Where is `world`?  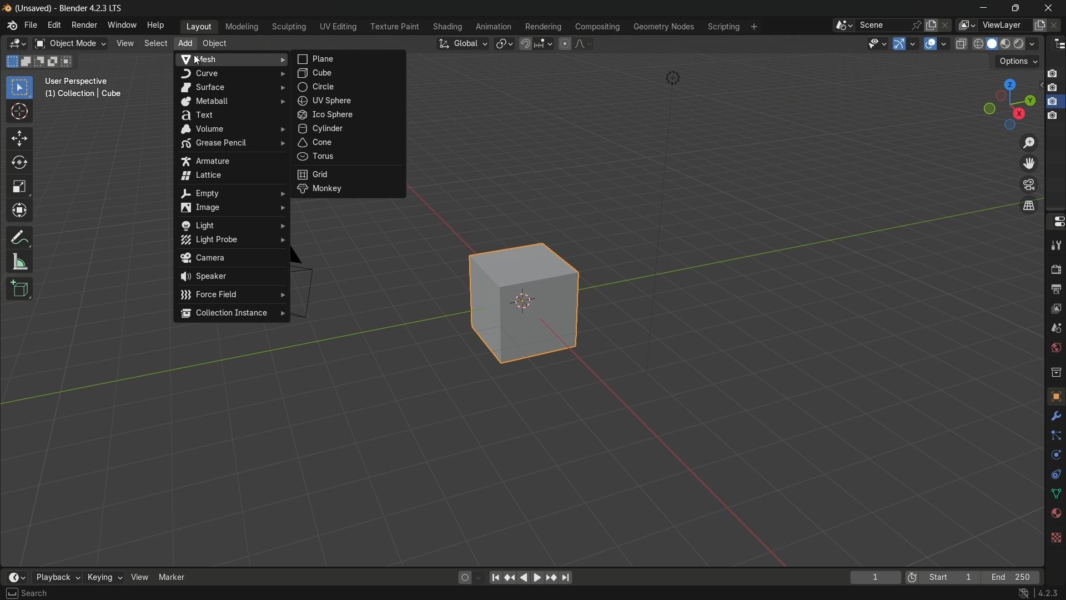
world is located at coordinates (1054, 348).